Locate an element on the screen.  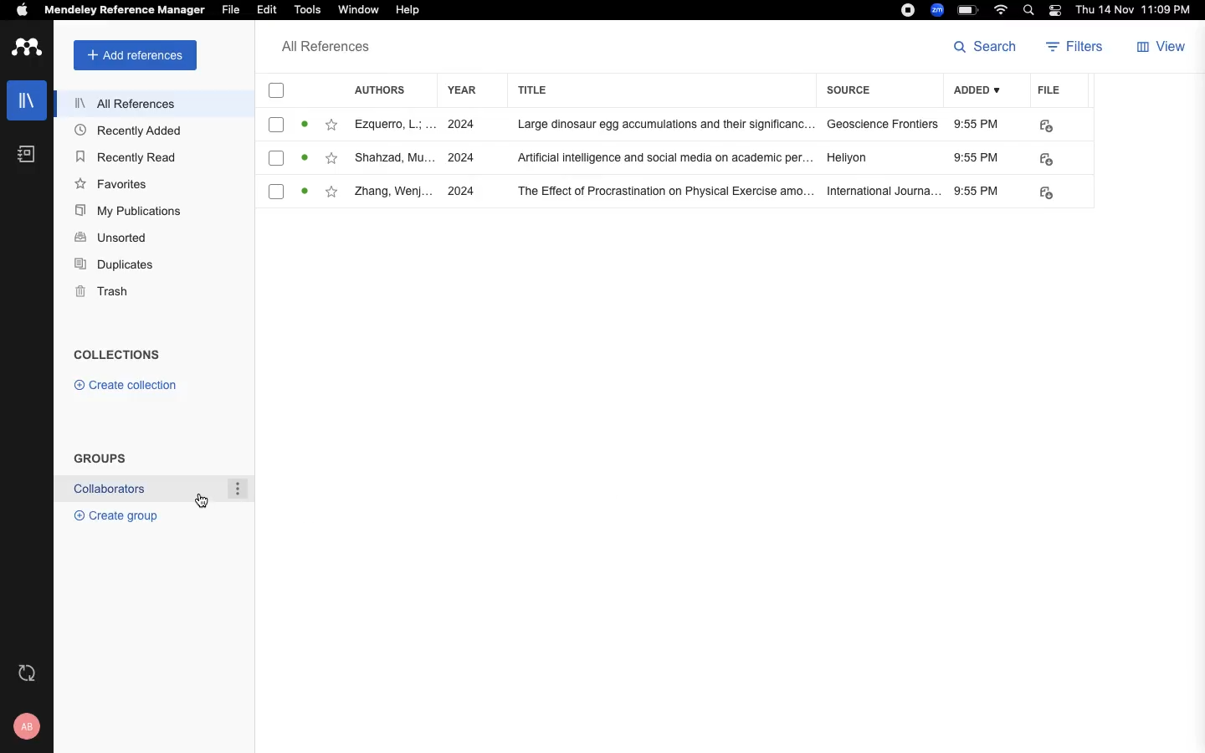
add references is located at coordinates (136, 55).